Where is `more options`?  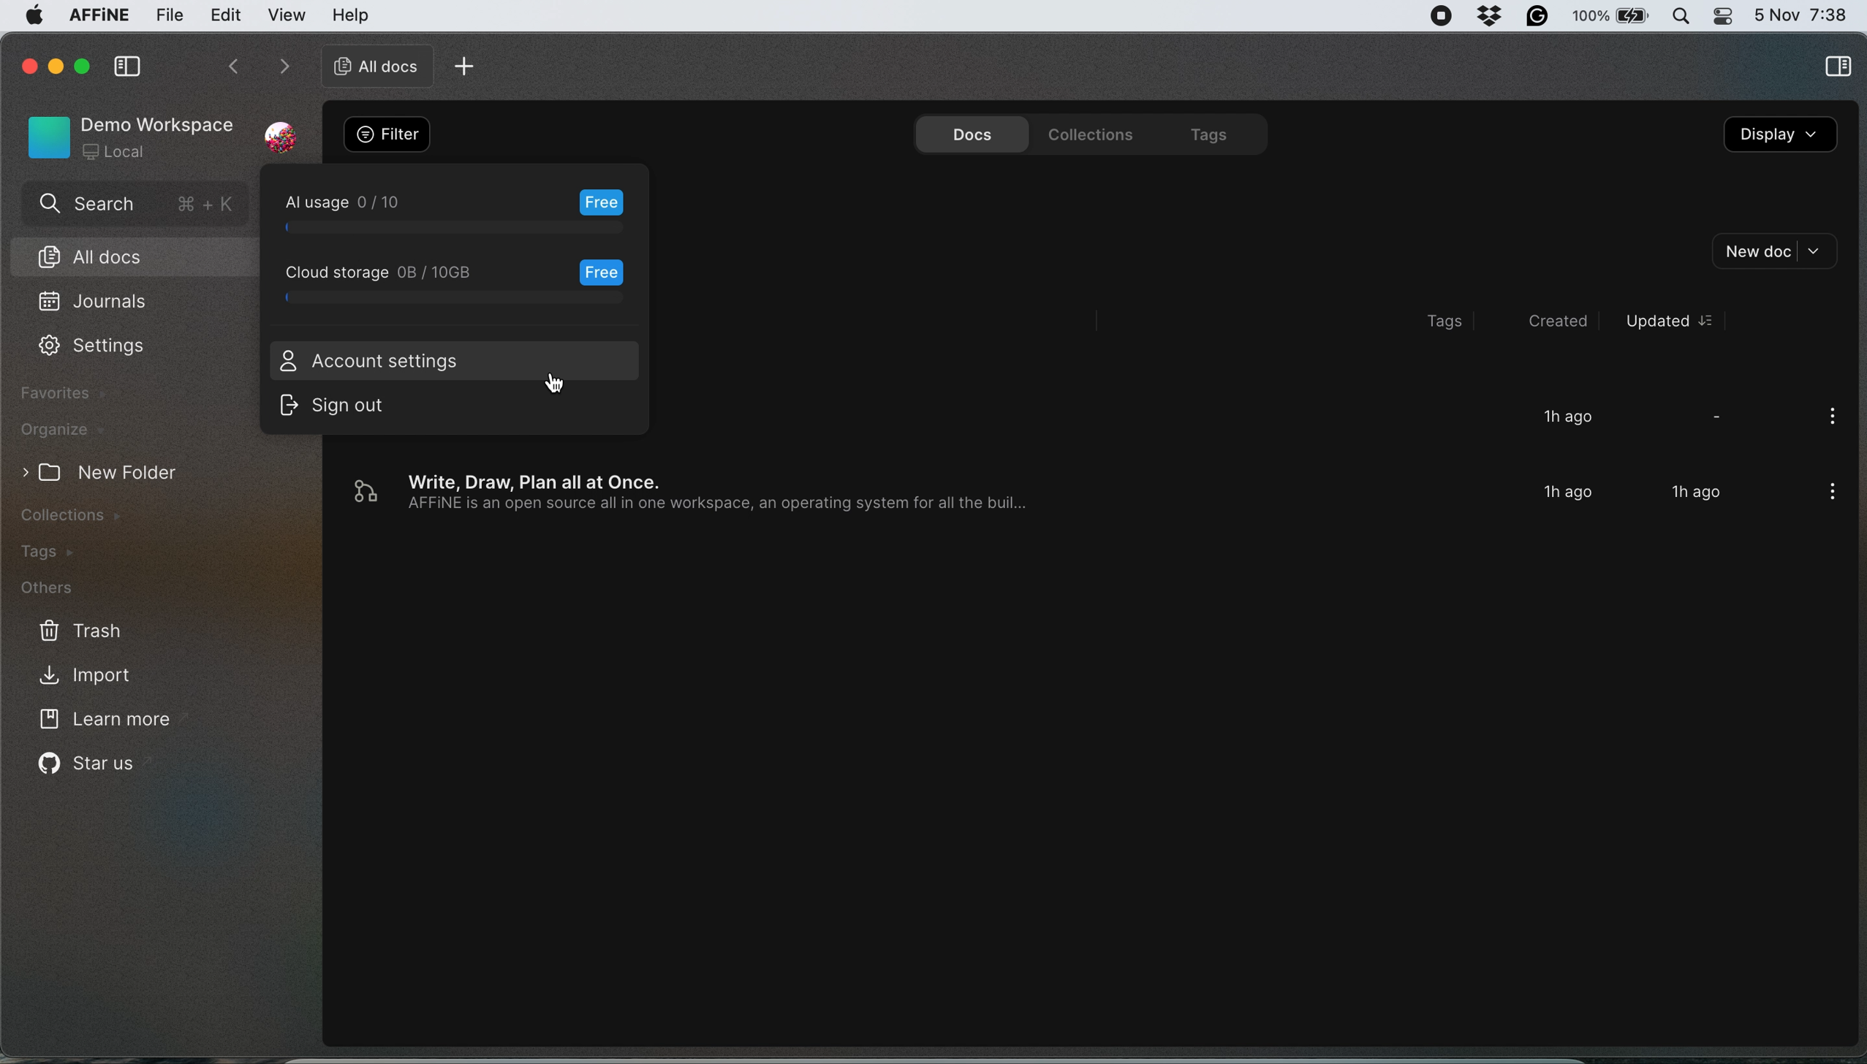 more options is located at coordinates (1827, 419).